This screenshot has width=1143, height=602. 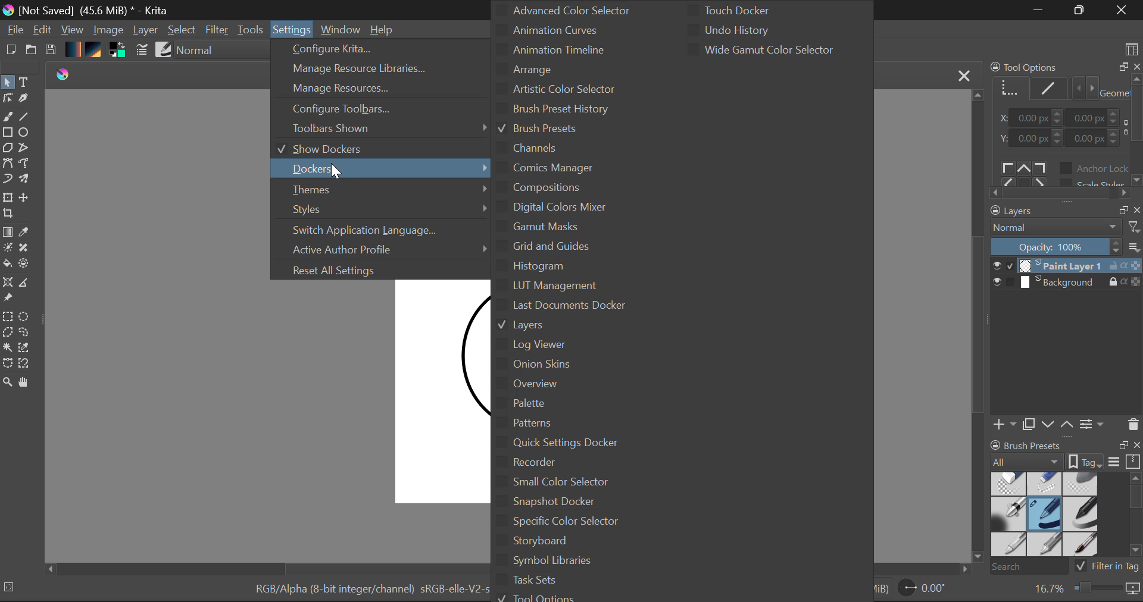 What do you see at coordinates (374, 49) in the screenshot?
I see `Configure Krita` at bounding box center [374, 49].